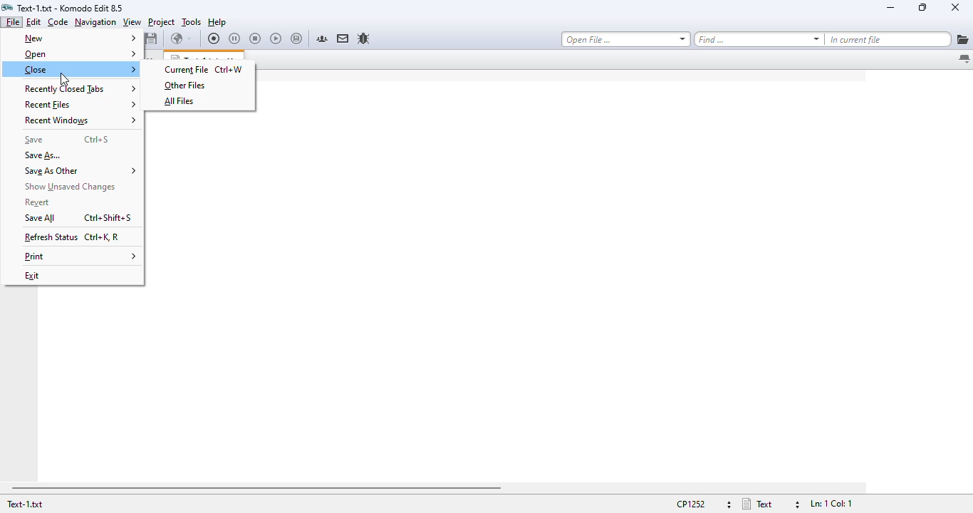  Describe the element at coordinates (13, 21) in the screenshot. I see `file` at that location.